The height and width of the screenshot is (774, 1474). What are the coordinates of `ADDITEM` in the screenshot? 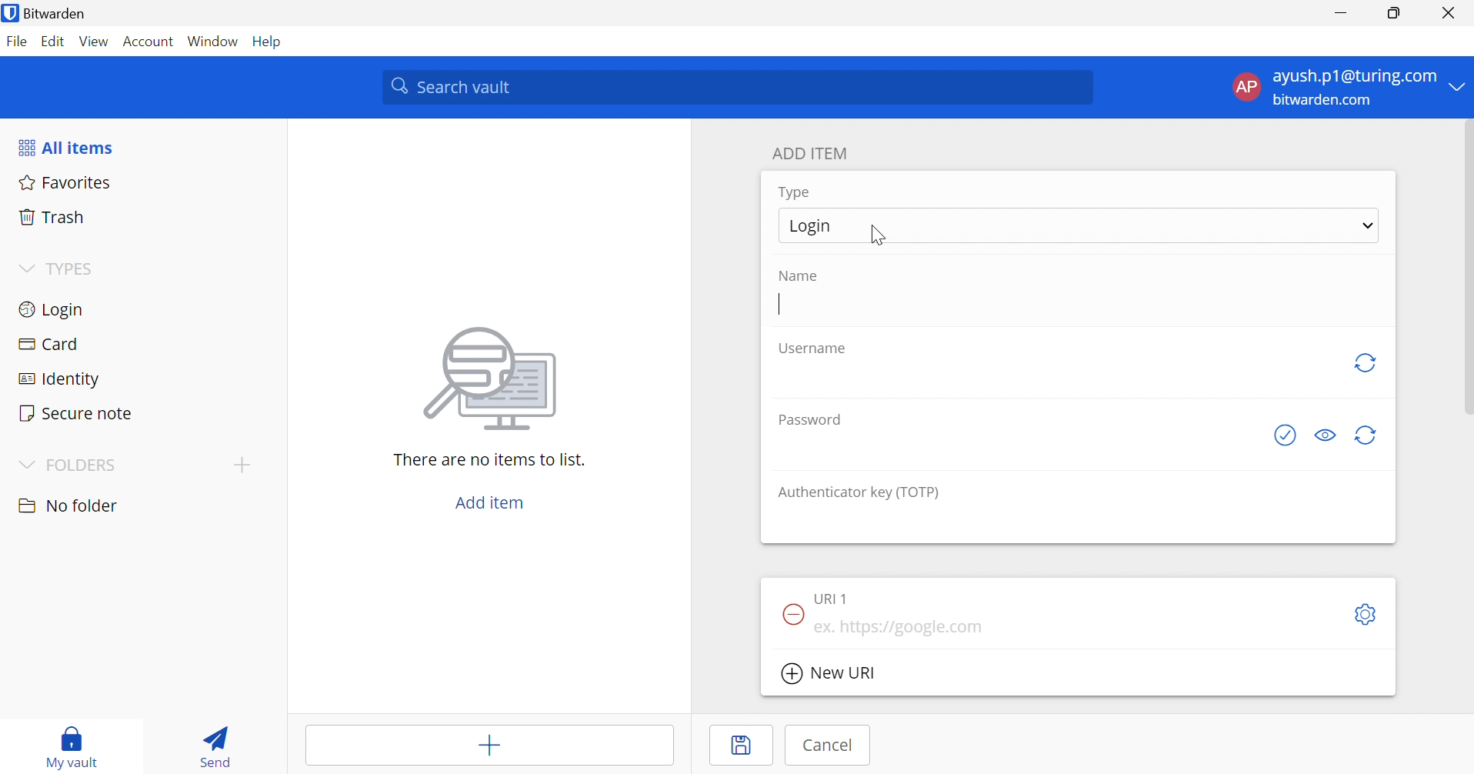 It's located at (814, 153).